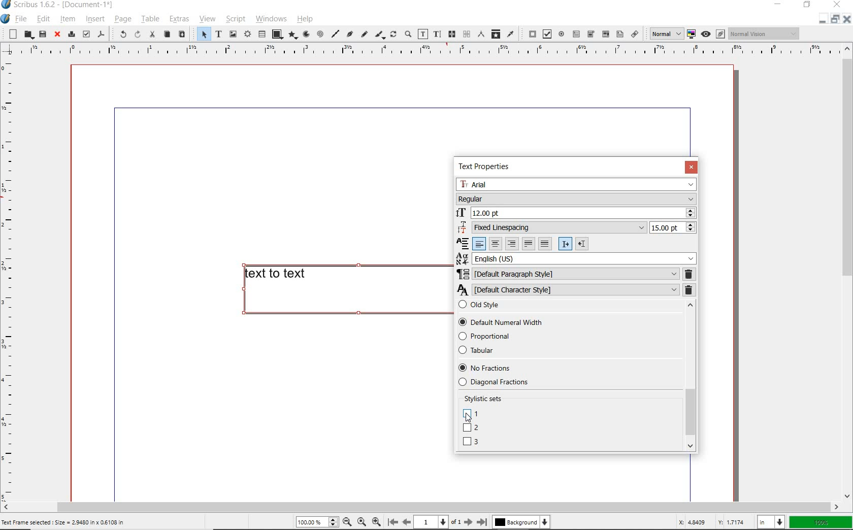  What do you see at coordinates (42, 34) in the screenshot?
I see `save` at bounding box center [42, 34].